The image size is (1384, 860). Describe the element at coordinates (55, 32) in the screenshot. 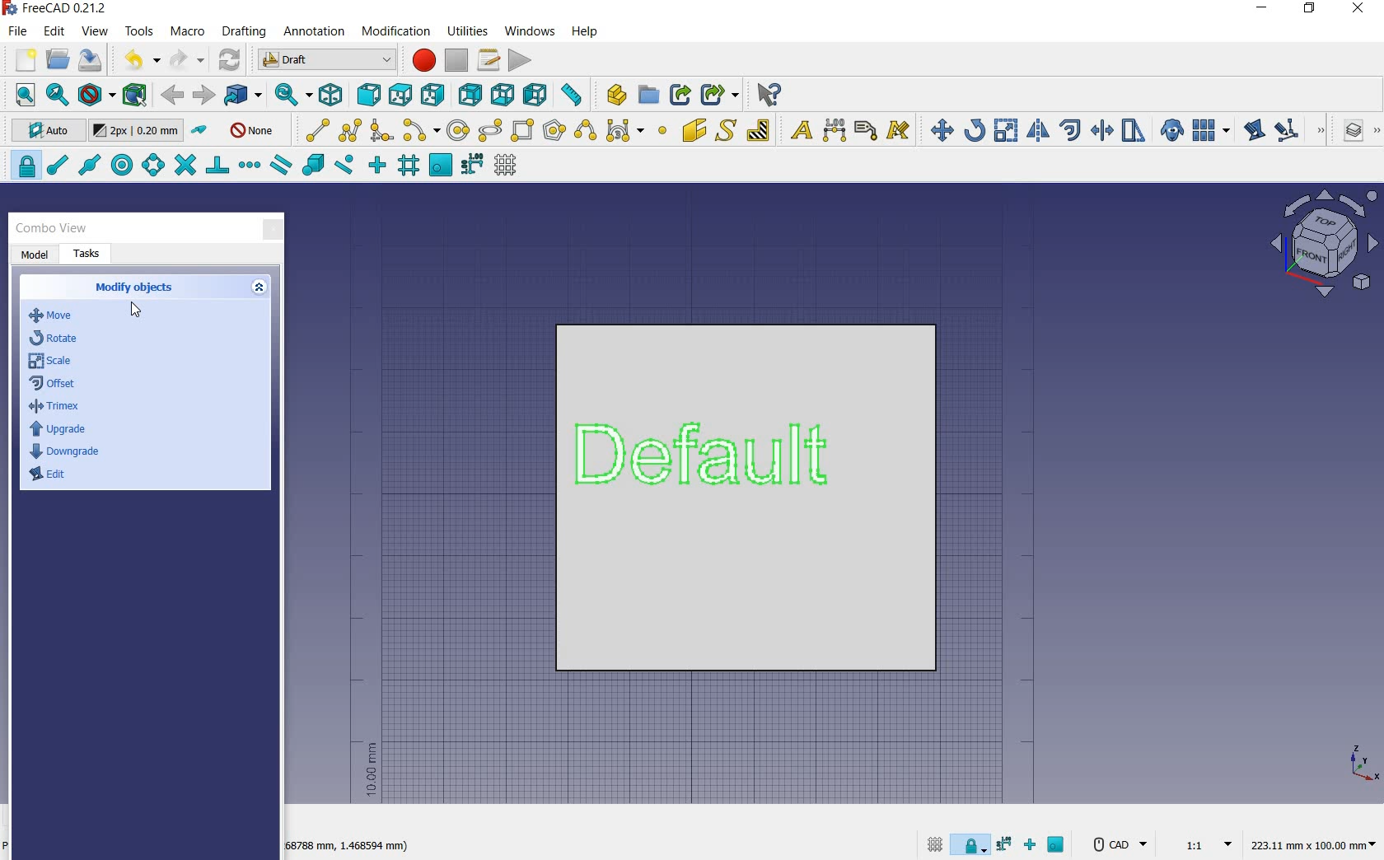

I see `edit` at that location.